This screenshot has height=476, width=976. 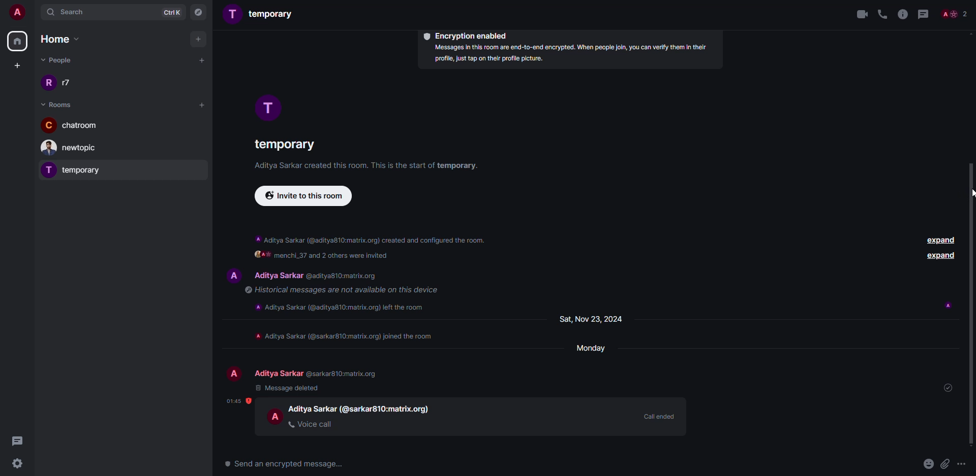 I want to click on search, so click(x=74, y=12).